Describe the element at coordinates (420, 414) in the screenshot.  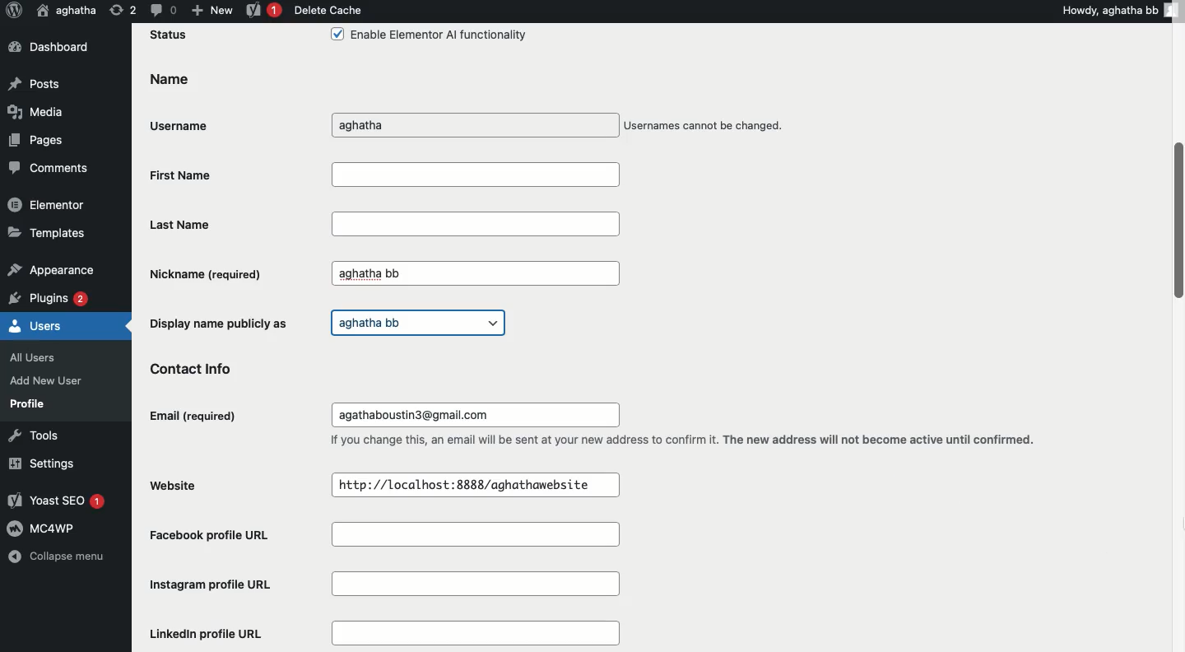
I see `agathaboustin3@gmail.com` at that location.